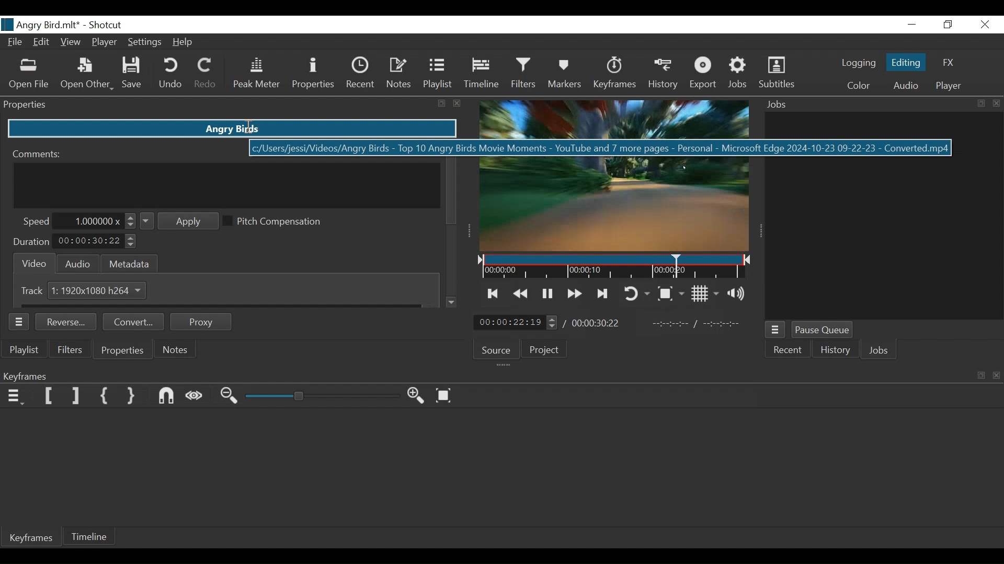 The height and width of the screenshot is (564, 1004). Describe the element at coordinates (170, 75) in the screenshot. I see `Undo` at that location.